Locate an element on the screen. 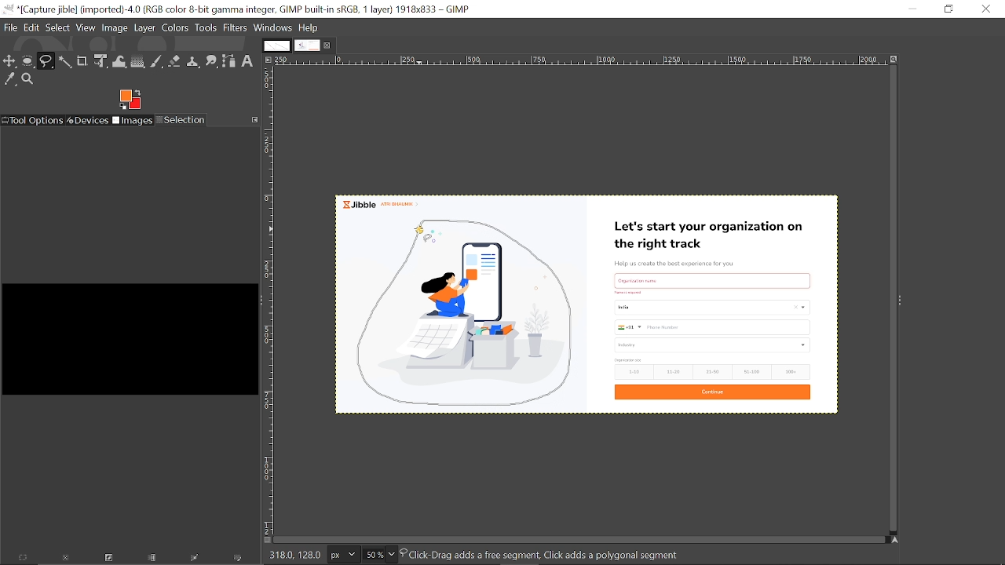 The width and height of the screenshot is (1005, 565). Horizontal label is located at coordinates (579, 61).